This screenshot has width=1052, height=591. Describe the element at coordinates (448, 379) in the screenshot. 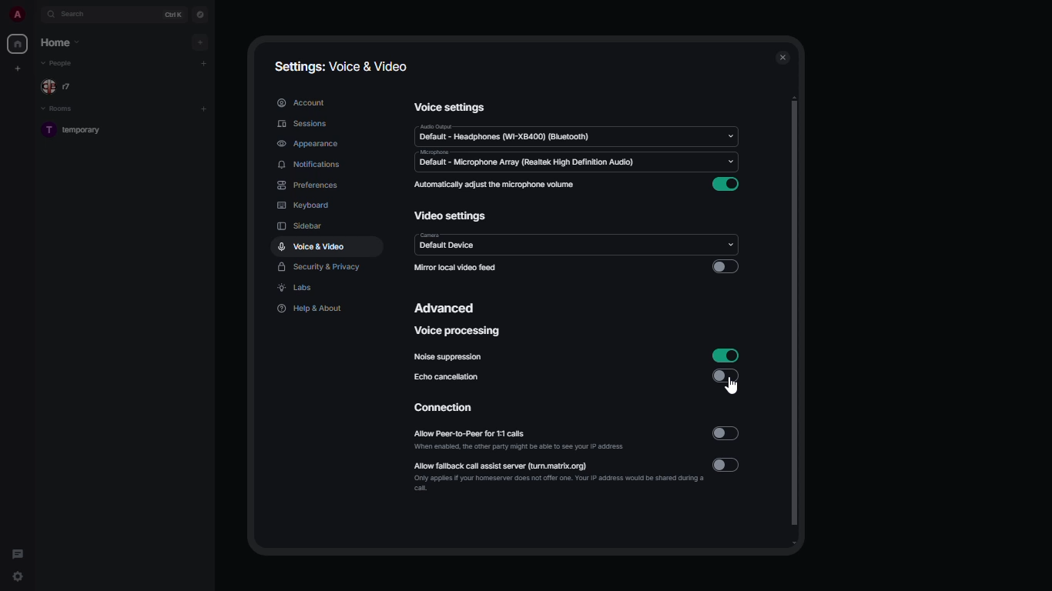

I see `echo cancellation` at that location.